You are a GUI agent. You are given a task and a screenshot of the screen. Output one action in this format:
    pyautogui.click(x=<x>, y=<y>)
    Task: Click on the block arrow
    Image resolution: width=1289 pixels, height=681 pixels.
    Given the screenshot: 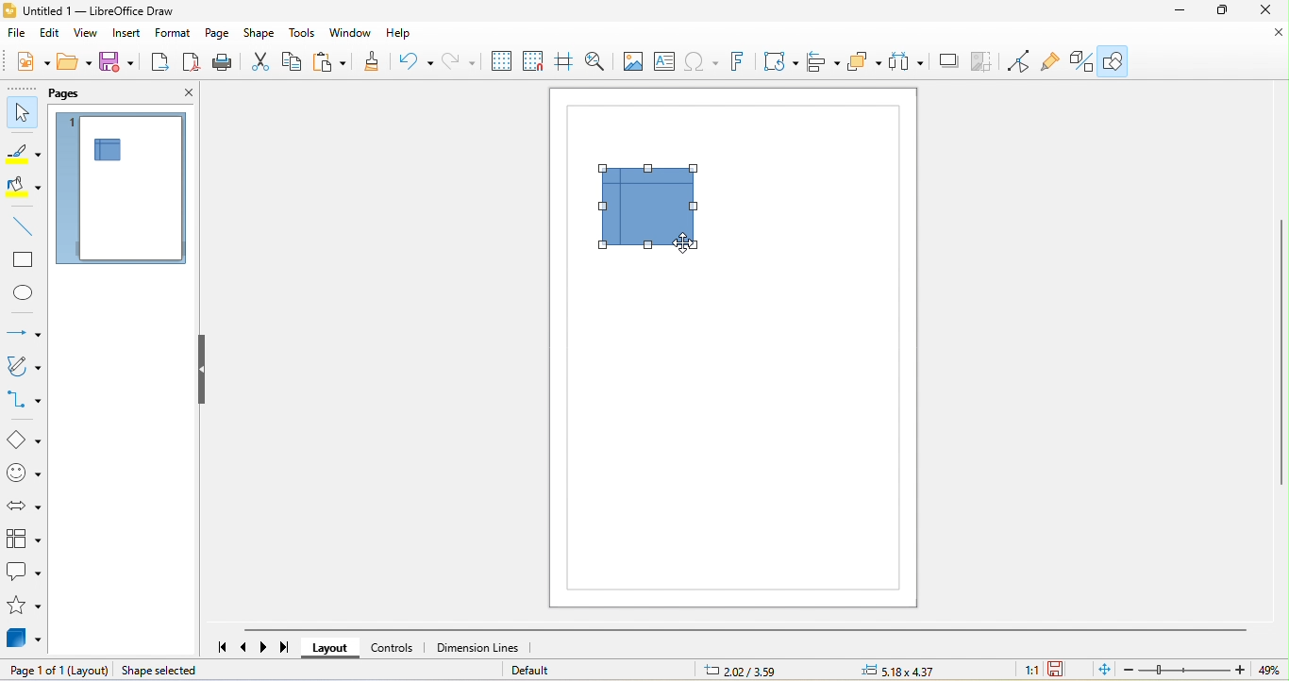 What is the action you would take?
    pyautogui.click(x=22, y=506)
    